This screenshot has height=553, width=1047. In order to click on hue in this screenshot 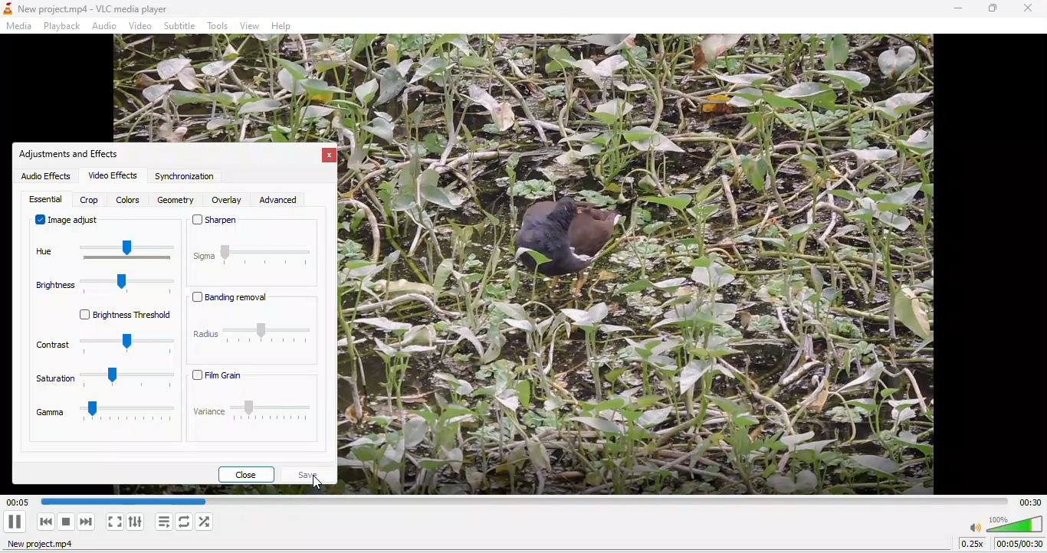, I will do `click(104, 254)`.